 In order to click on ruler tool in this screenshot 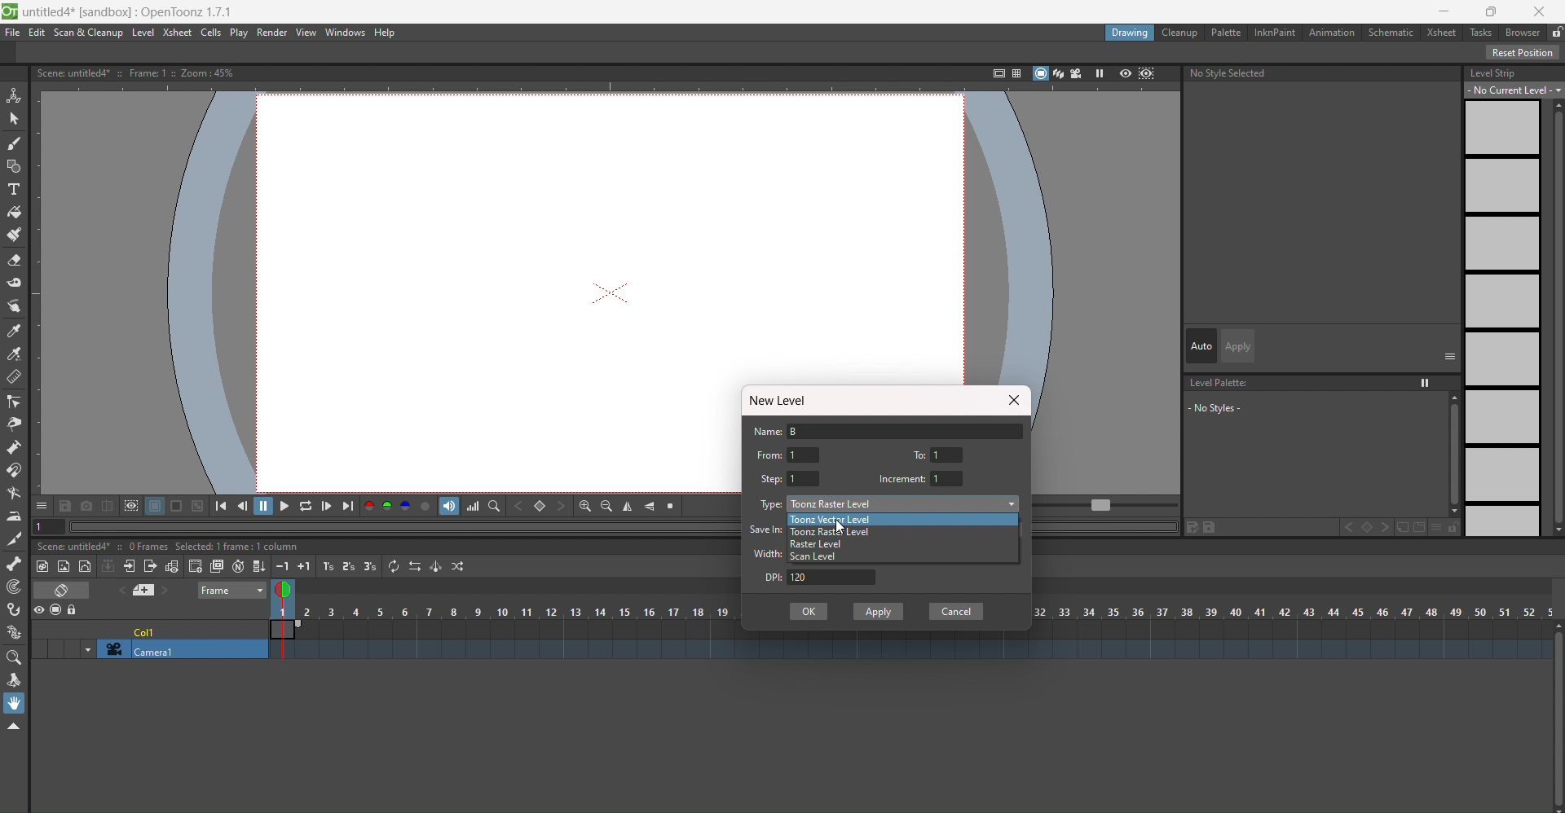, I will do `click(14, 377)`.